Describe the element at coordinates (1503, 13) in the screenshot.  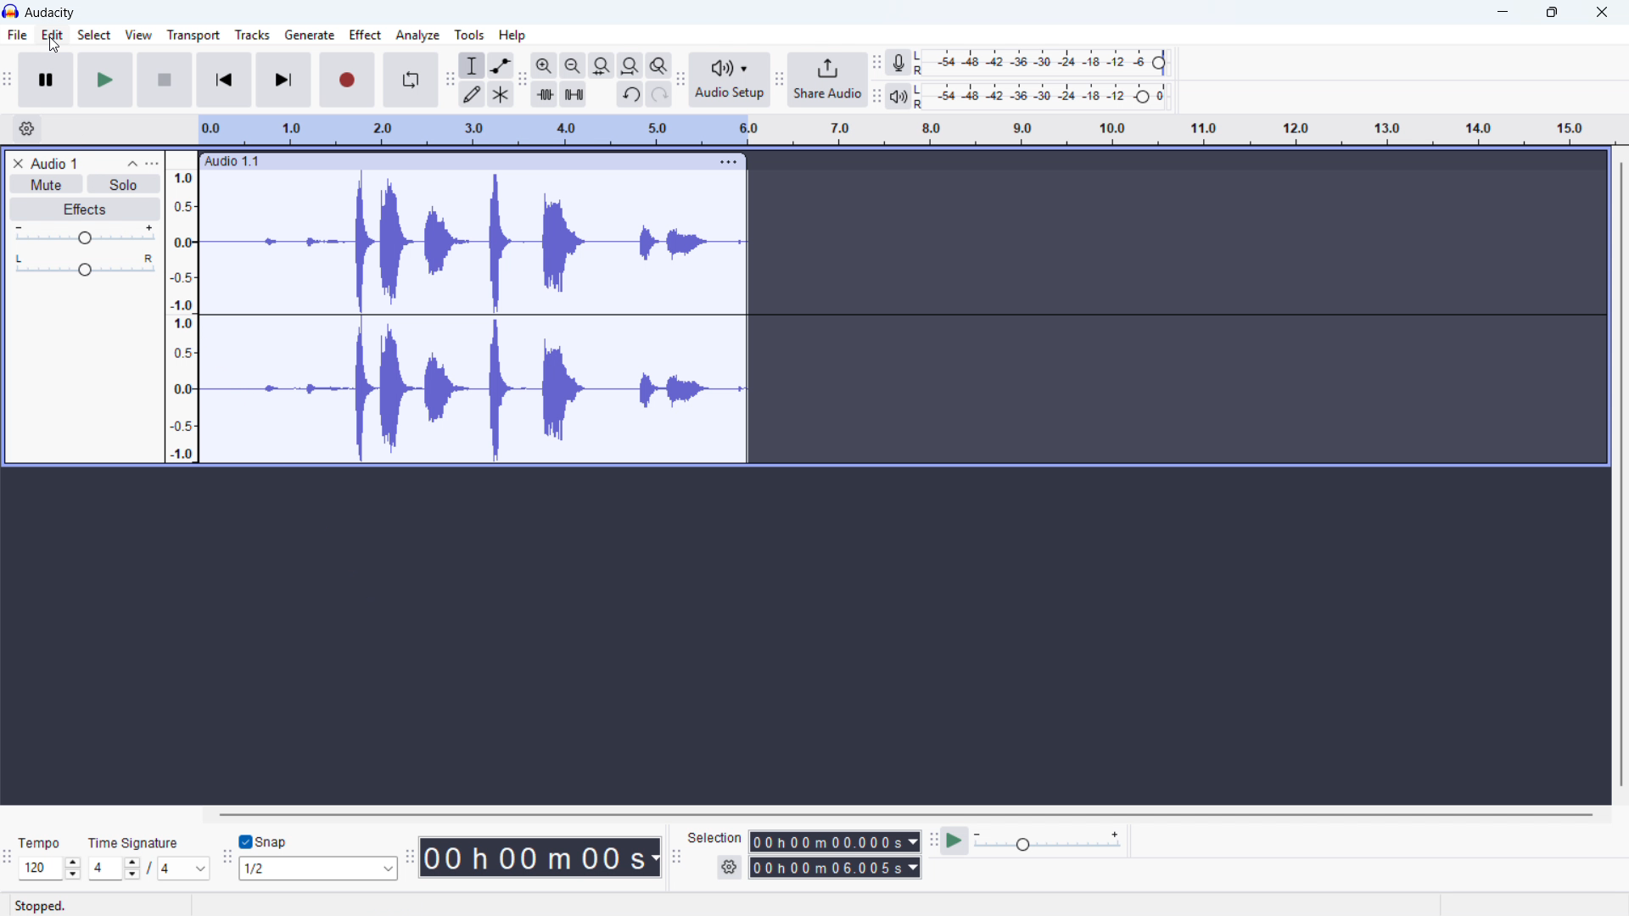
I see `minimize` at that location.